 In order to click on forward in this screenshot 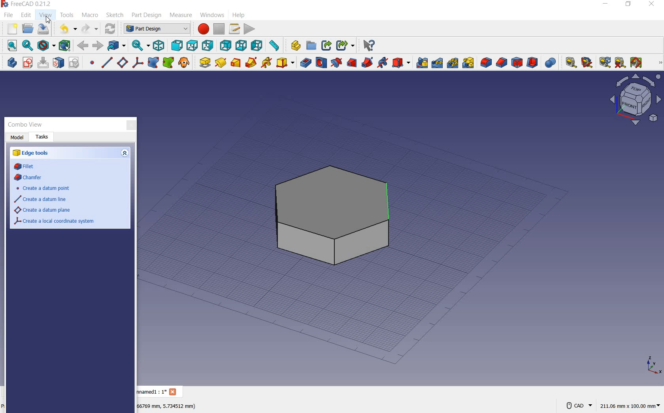, I will do `click(98, 46)`.